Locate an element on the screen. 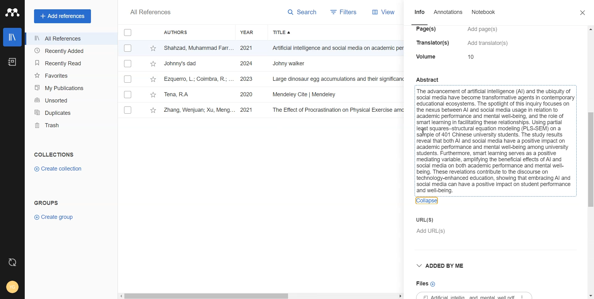 The width and height of the screenshot is (594, 299). add URL is located at coordinates (431, 231).